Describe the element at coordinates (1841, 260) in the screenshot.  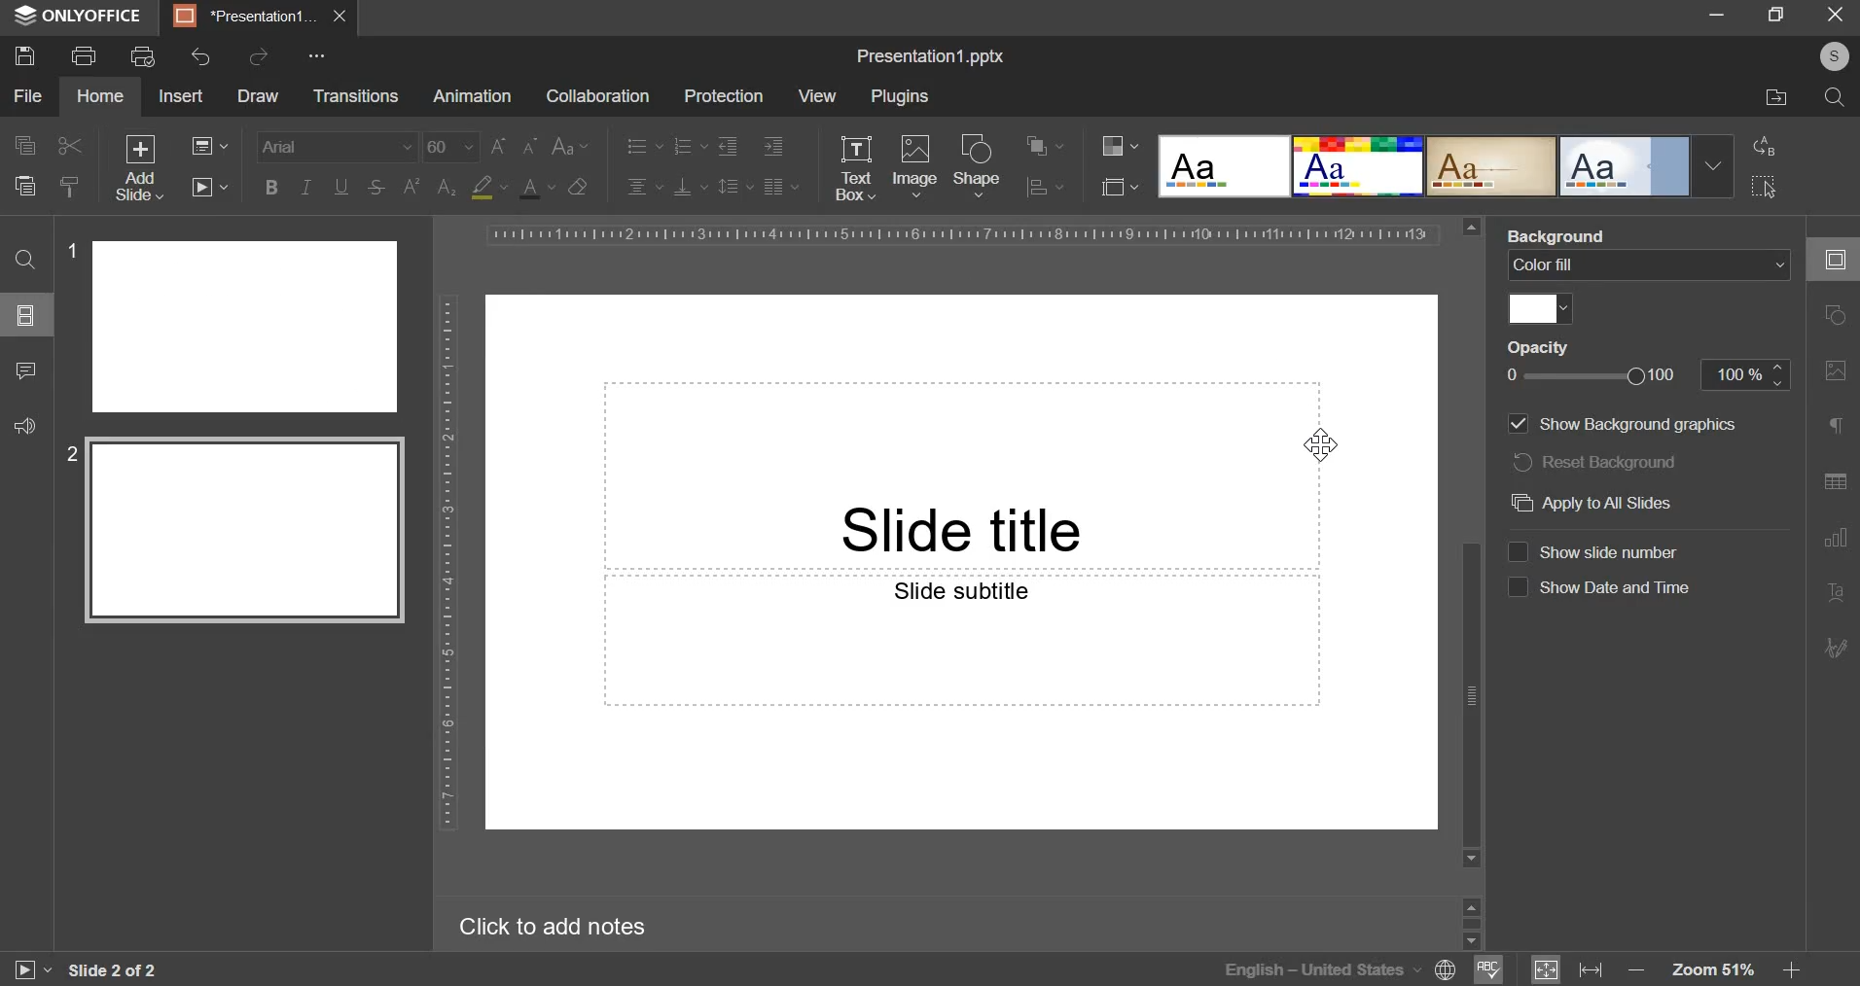
I see `slide settings` at that location.